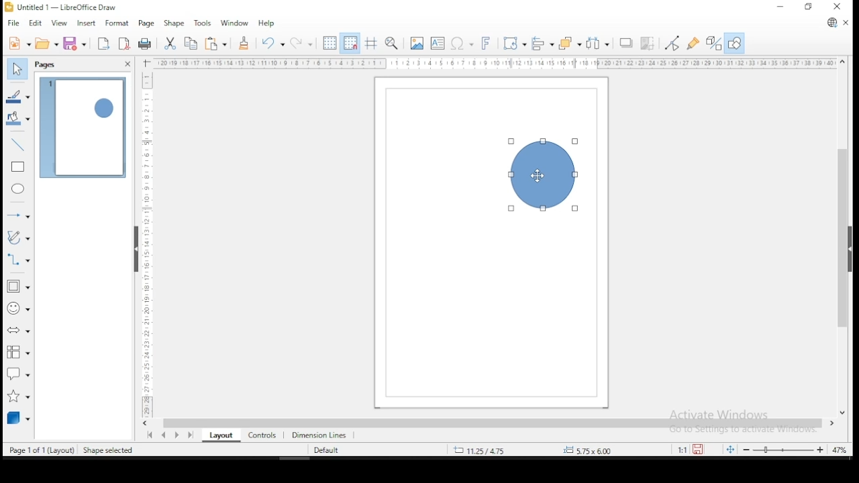 This screenshot has width=859, height=483. Describe the element at coordinates (626, 44) in the screenshot. I see `shadow` at that location.